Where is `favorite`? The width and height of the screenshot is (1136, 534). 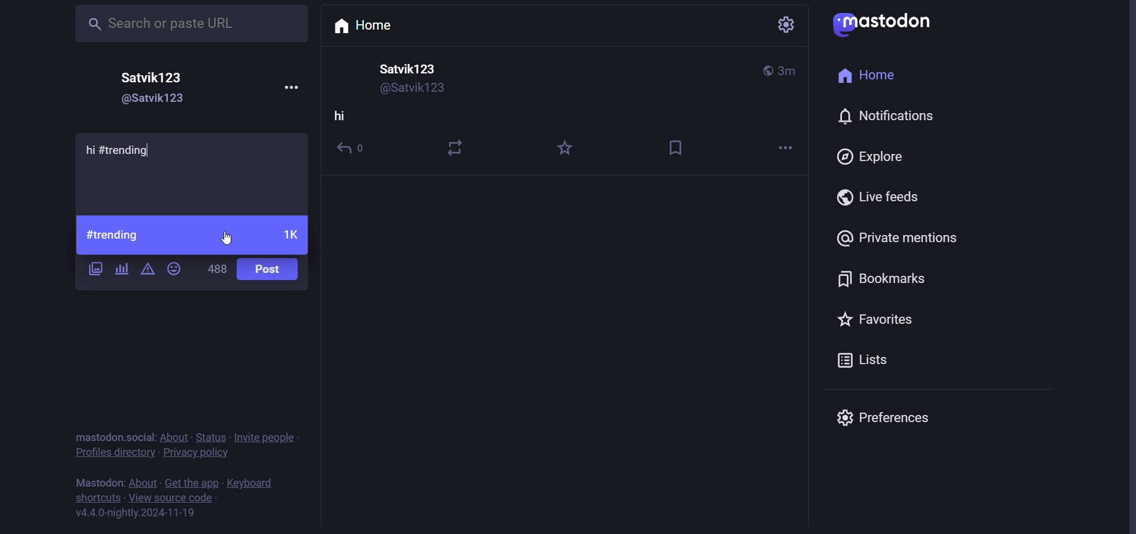 favorite is located at coordinates (565, 149).